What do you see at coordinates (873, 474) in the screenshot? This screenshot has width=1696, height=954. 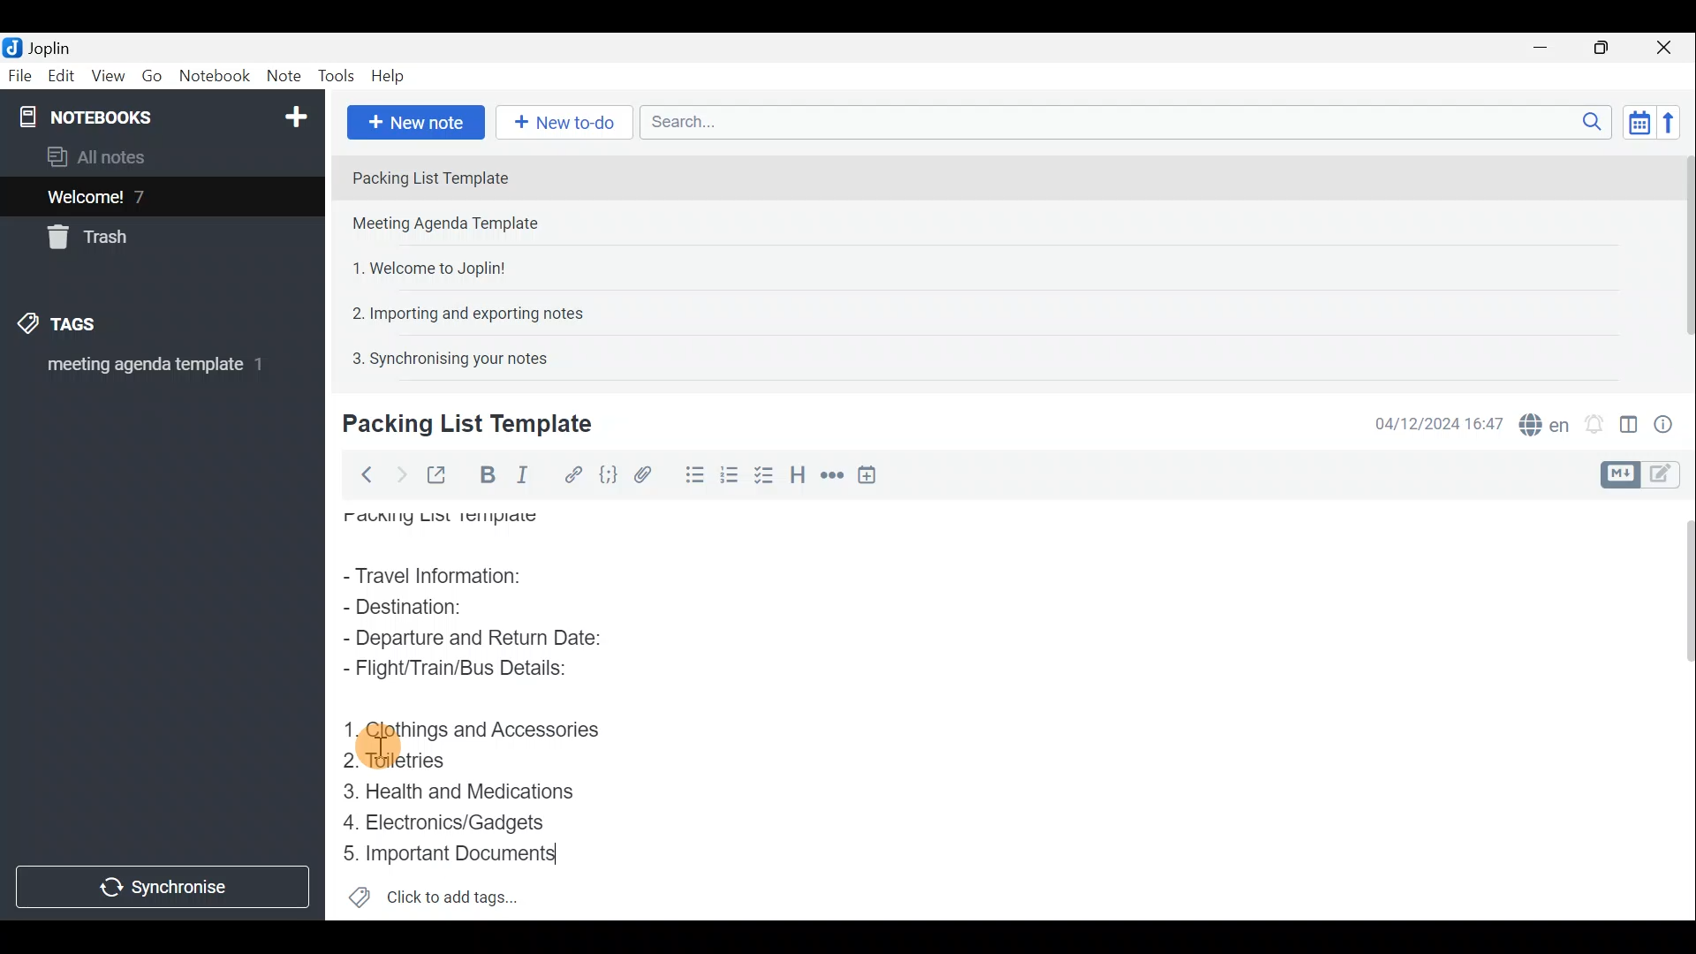 I see `Insert time` at bounding box center [873, 474].